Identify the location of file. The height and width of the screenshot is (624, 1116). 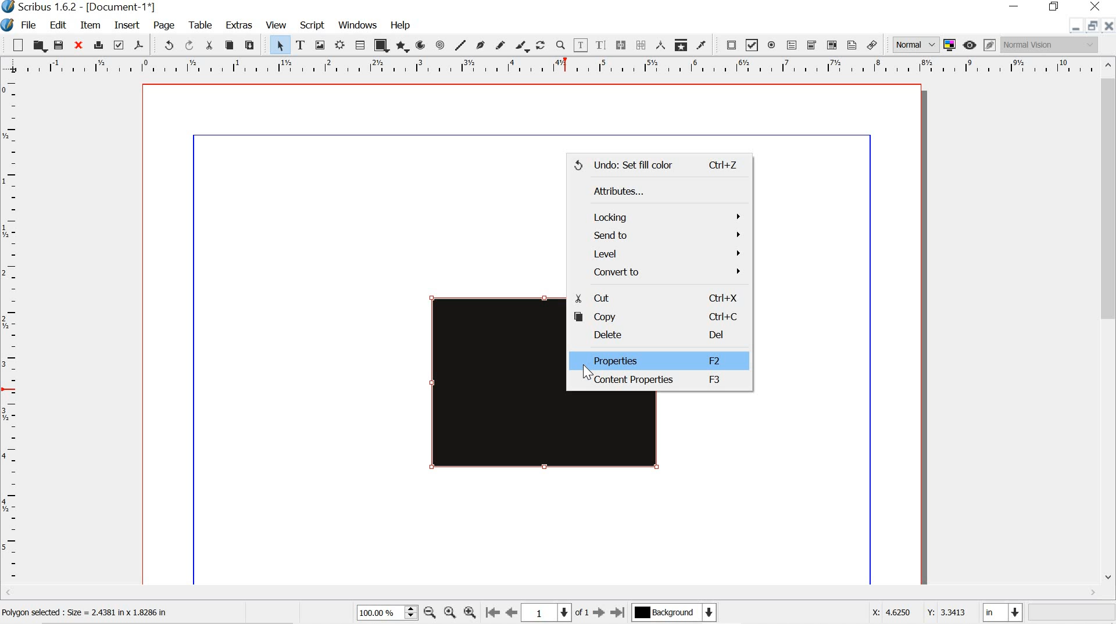
(32, 25).